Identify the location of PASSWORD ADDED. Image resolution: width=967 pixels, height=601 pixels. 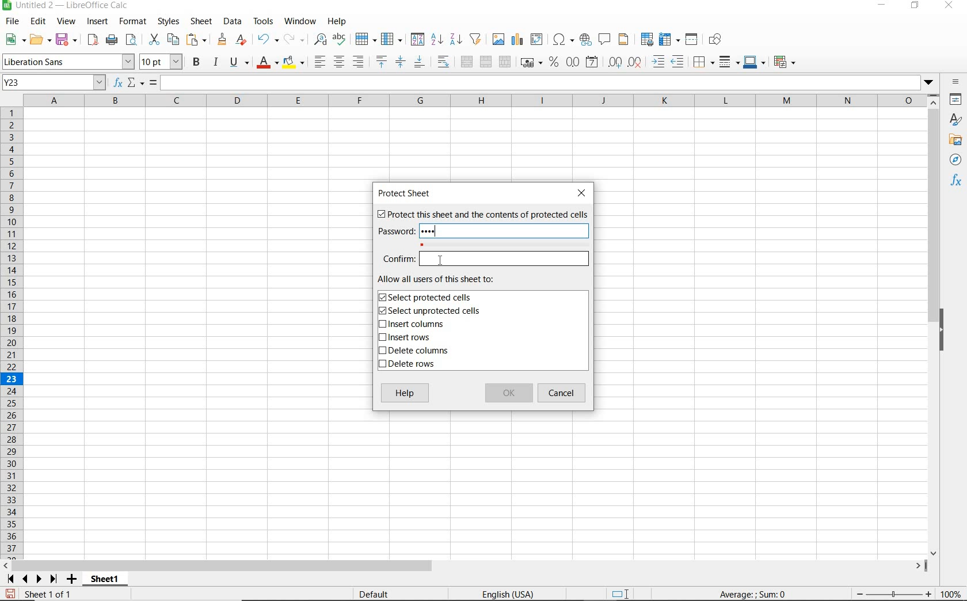
(432, 231).